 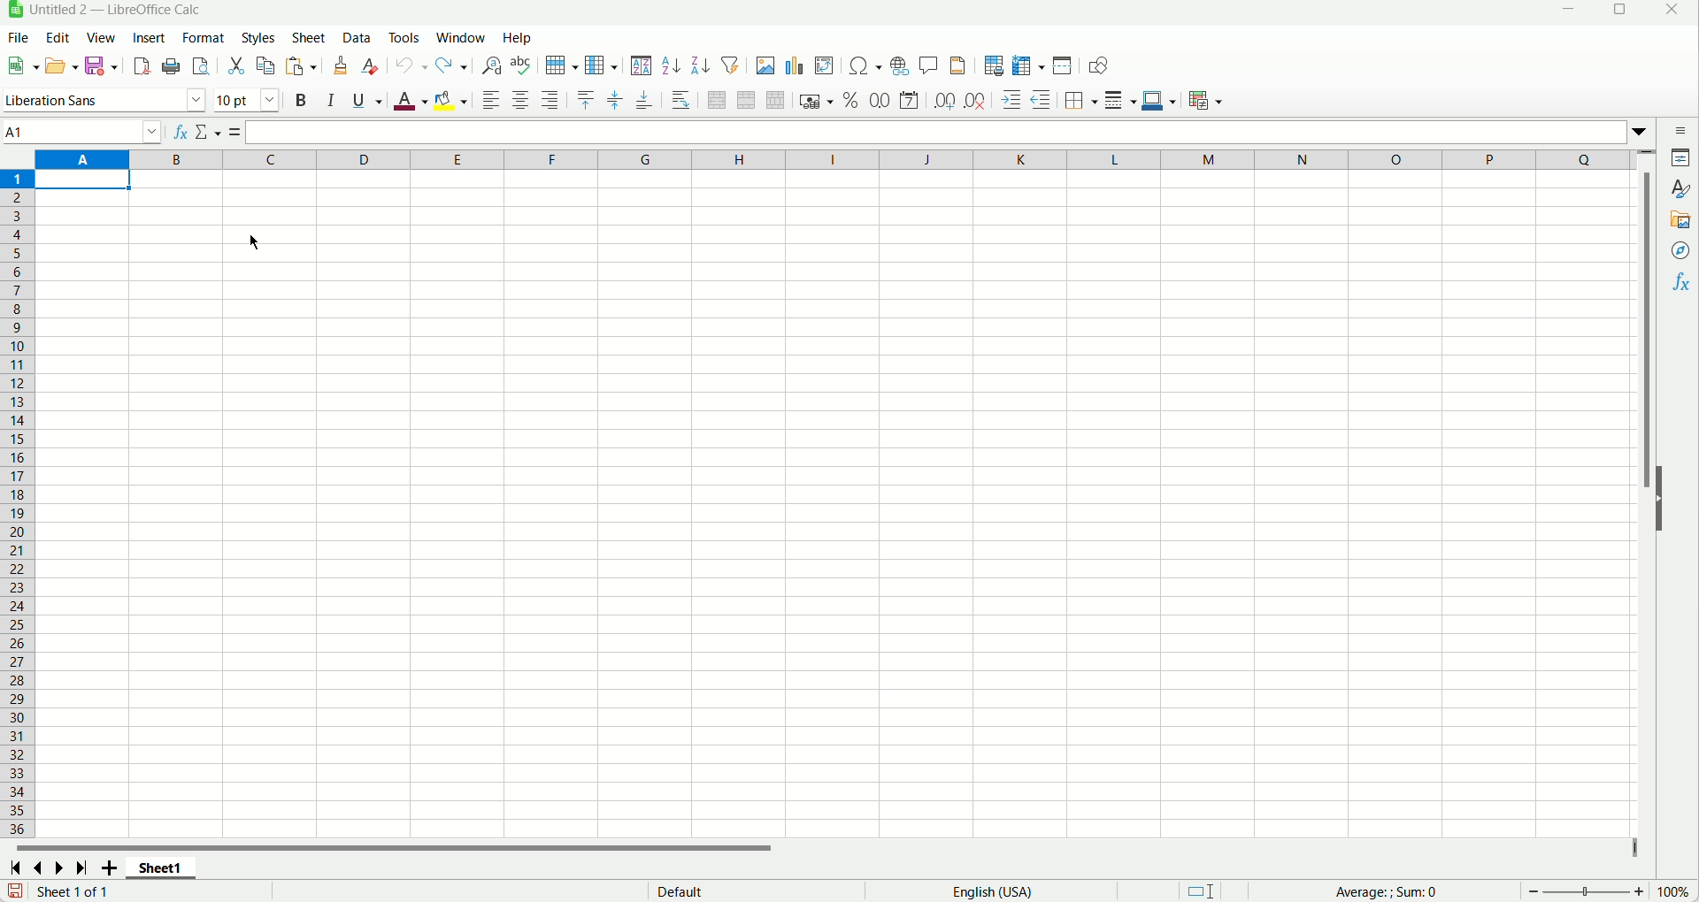 I want to click on Insert pivot table, so click(x=825, y=65).